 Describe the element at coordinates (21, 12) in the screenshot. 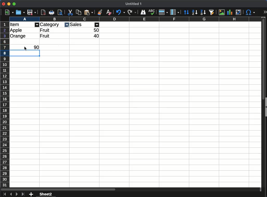

I see `open` at that location.